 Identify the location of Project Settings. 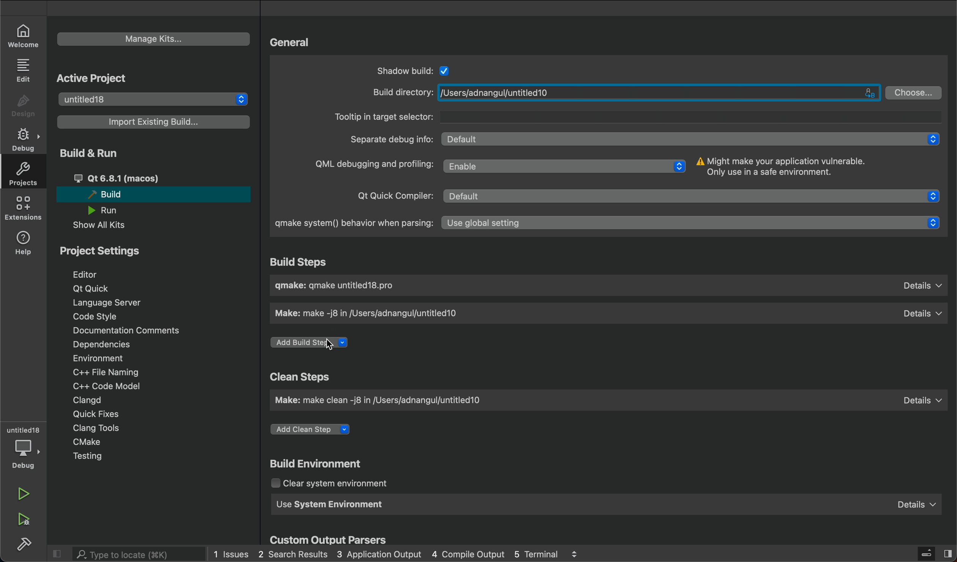
(101, 251).